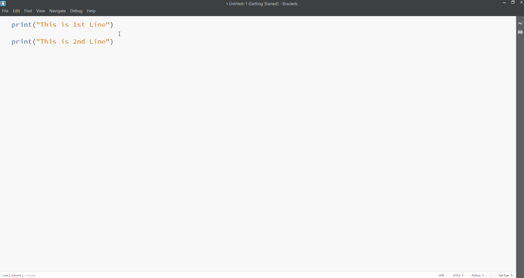 The image size is (524, 278). Describe the element at coordinates (16, 11) in the screenshot. I see `Edit` at that location.